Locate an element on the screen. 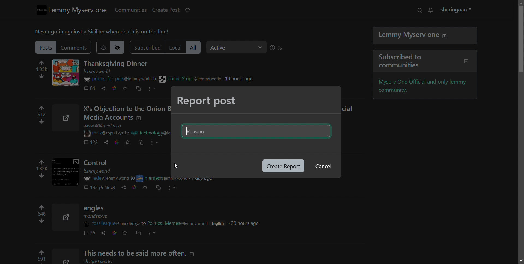 The width and height of the screenshot is (524, 264). cross post is located at coordinates (142, 234).